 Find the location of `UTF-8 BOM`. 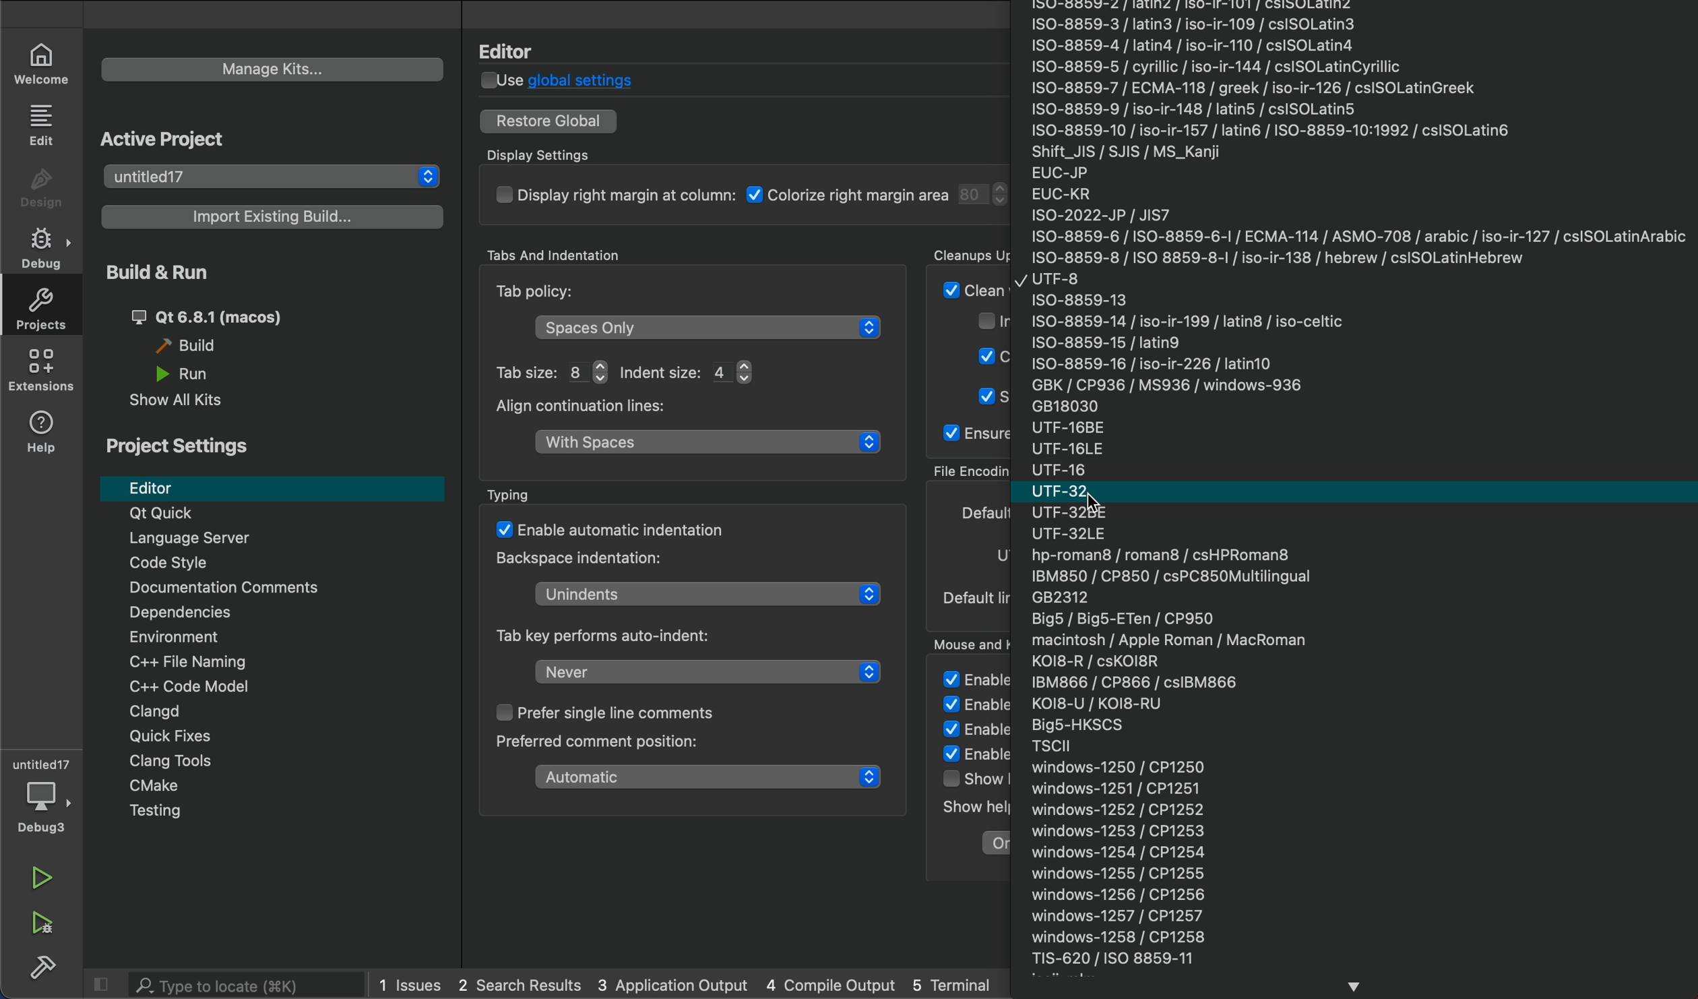

UTF-8 BOM is located at coordinates (1002, 555).